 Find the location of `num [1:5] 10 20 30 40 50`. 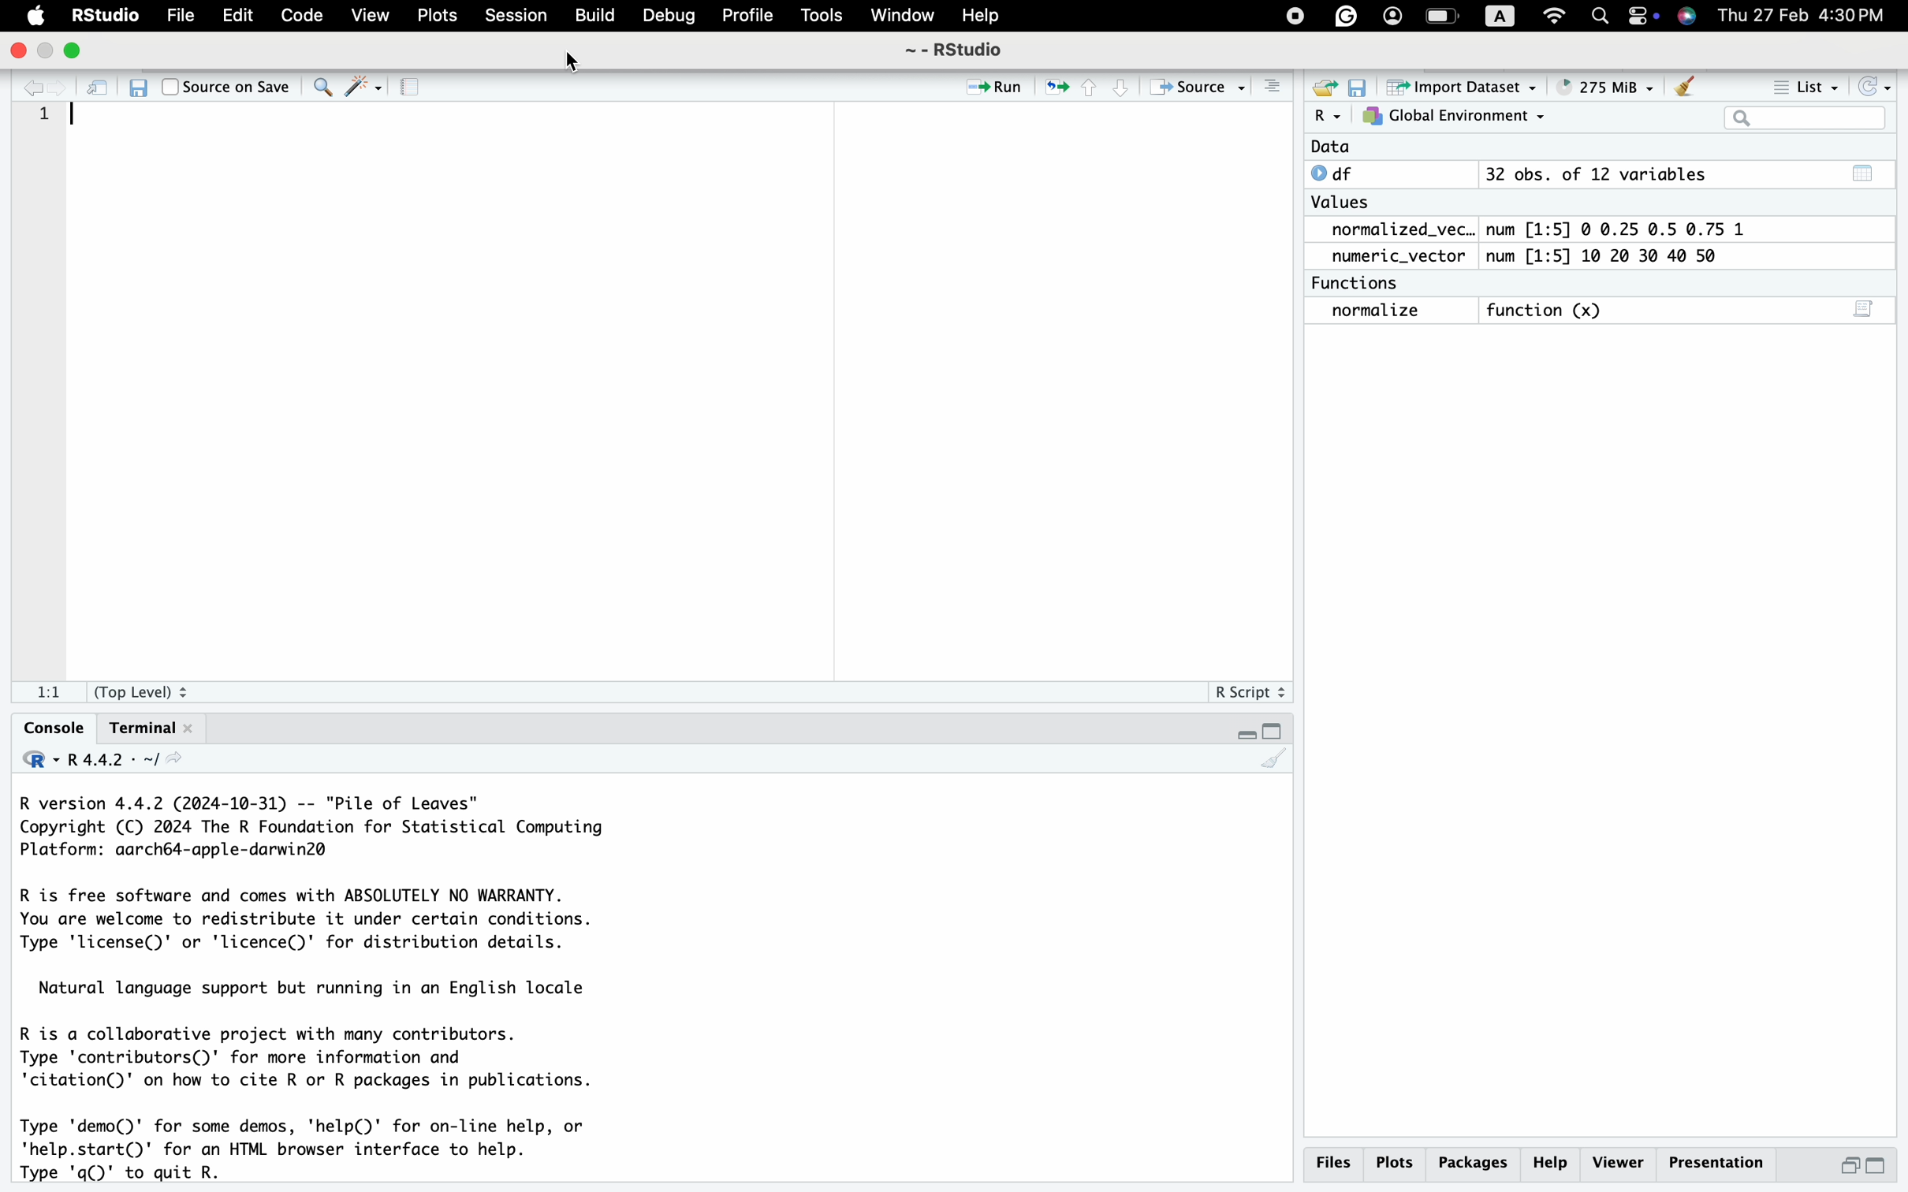

num [1:5] 10 20 30 40 50 is located at coordinates (1612, 255).